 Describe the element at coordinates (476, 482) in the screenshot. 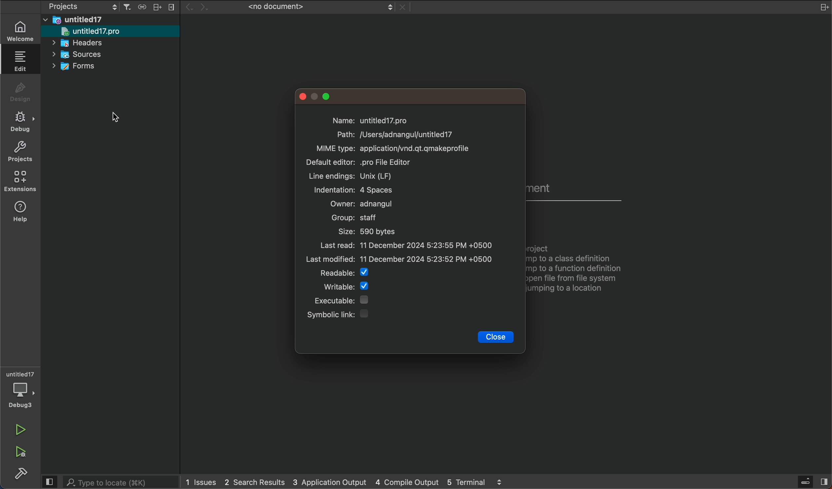

I see `5 terminal` at that location.